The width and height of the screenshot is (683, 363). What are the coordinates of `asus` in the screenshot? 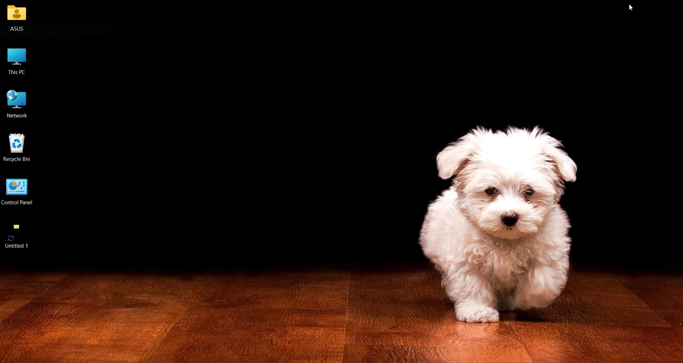 It's located at (18, 20).